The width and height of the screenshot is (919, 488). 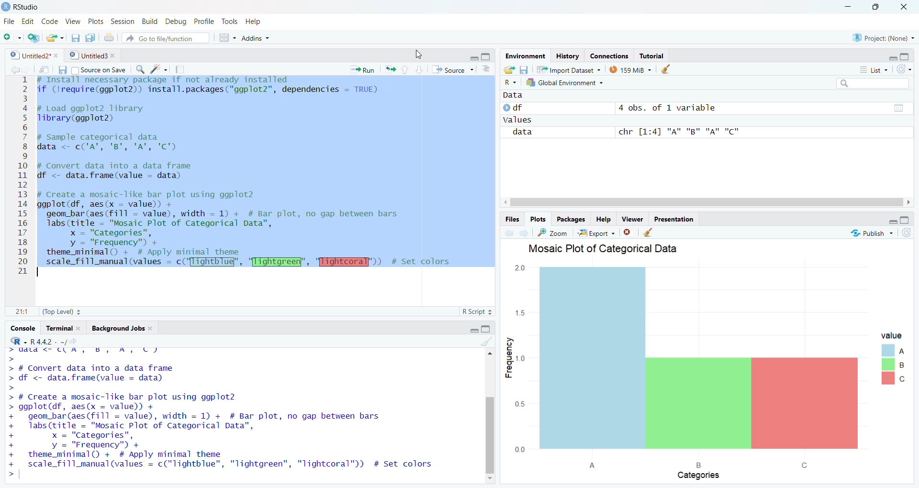 I want to click on Background Jobs, so click(x=122, y=329).